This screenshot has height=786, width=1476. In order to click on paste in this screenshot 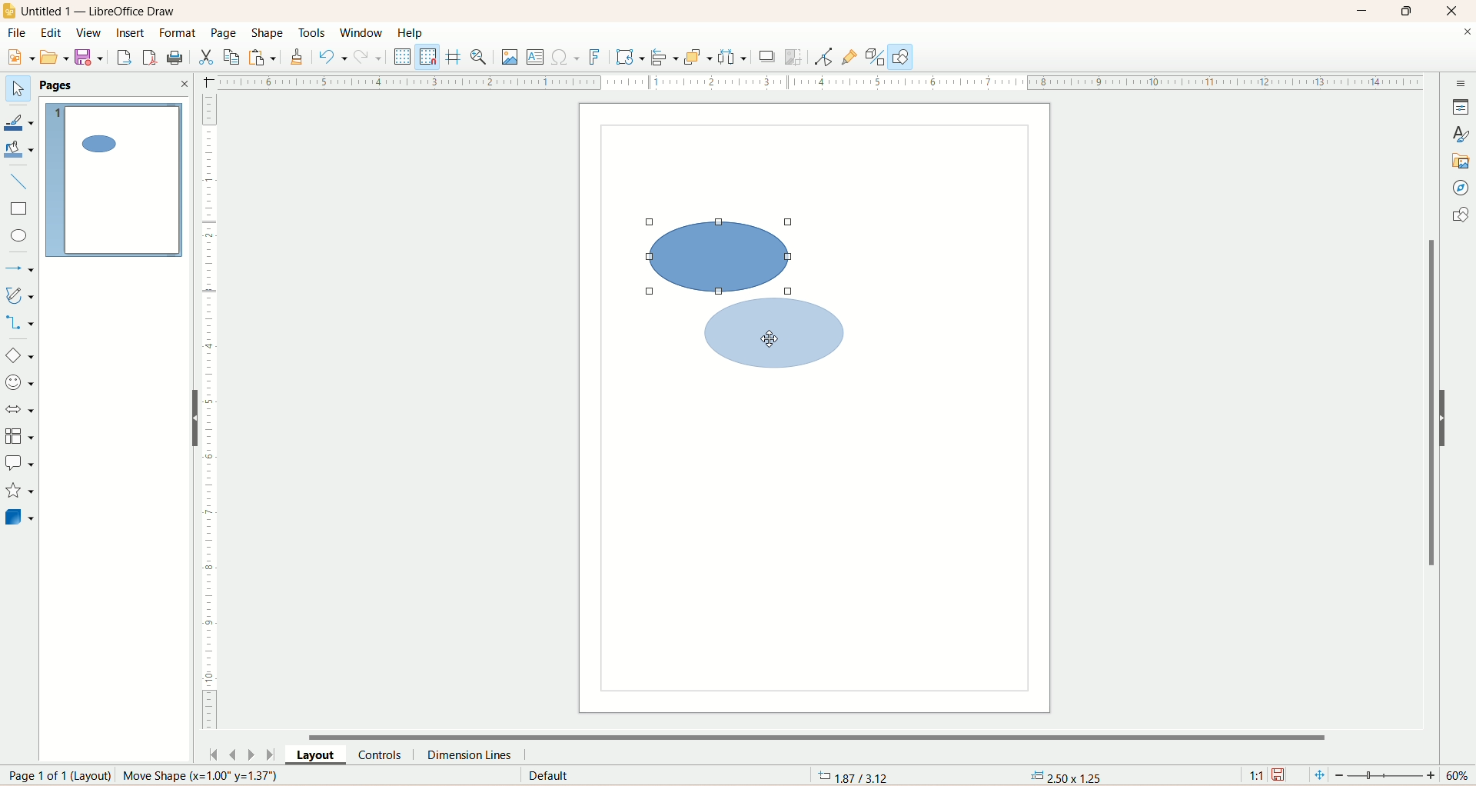, I will do `click(261, 57)`.